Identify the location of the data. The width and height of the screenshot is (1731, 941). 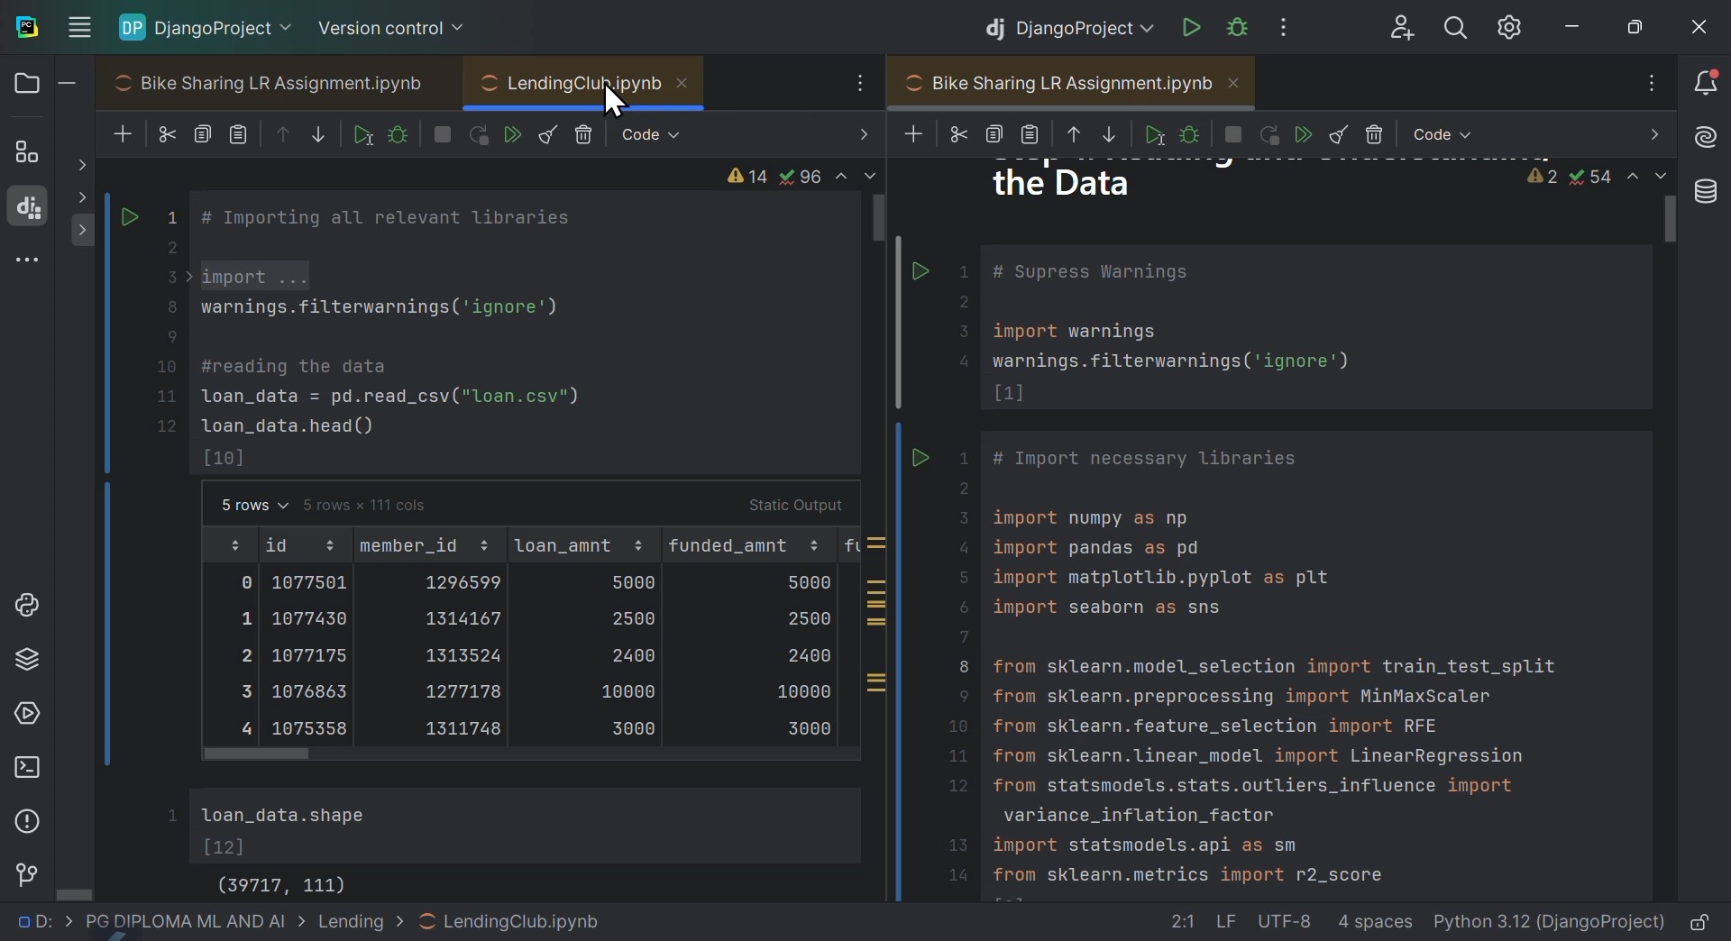
(1162, 180).